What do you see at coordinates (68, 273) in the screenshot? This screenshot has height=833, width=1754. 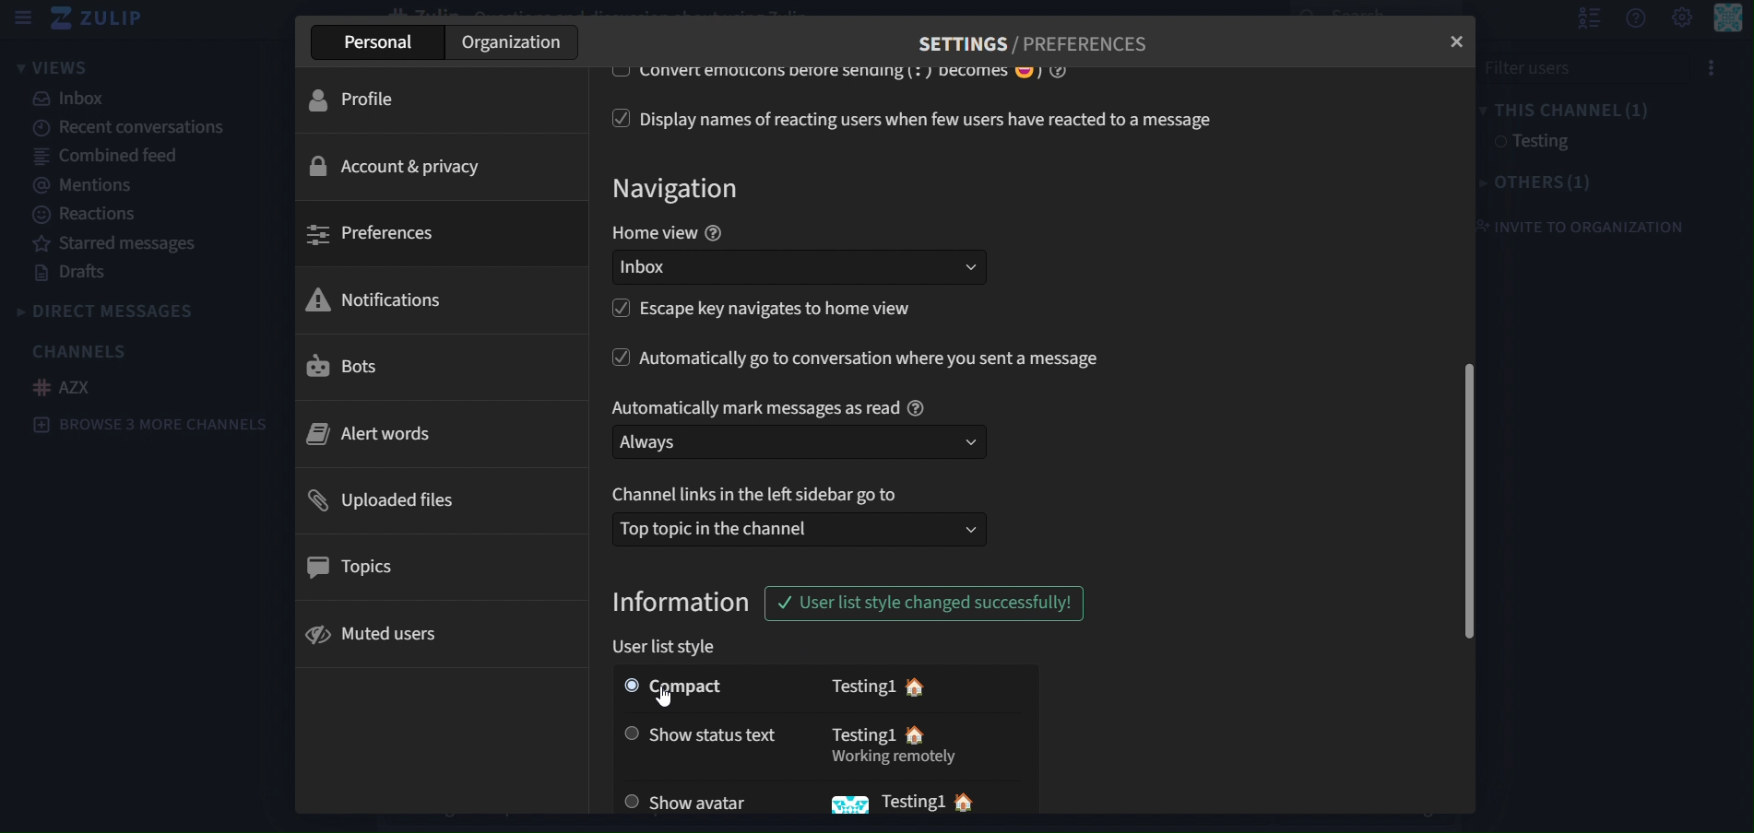 I see `drafts` at bounding box center [68, 273].